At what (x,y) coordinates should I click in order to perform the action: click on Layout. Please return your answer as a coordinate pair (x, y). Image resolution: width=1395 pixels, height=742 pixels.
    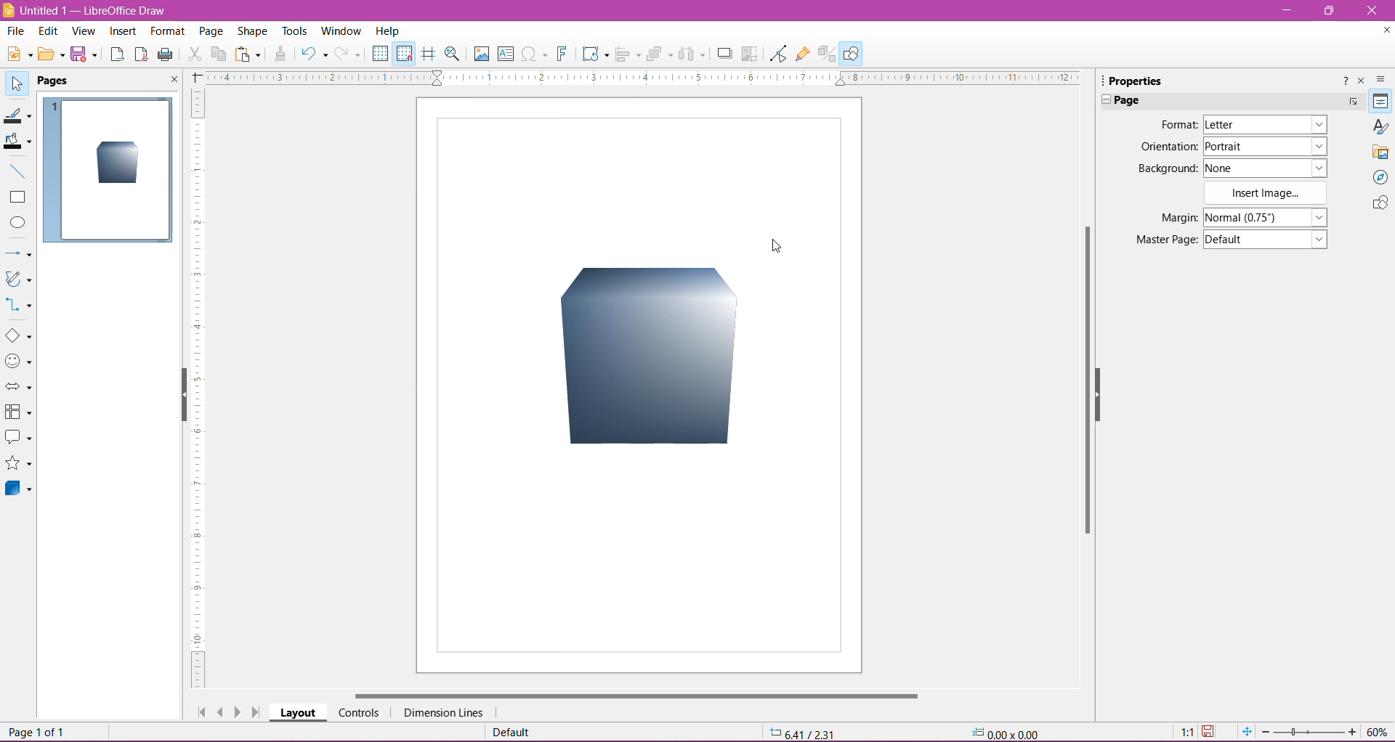
    Looking at the image, I should click on (298, 712).